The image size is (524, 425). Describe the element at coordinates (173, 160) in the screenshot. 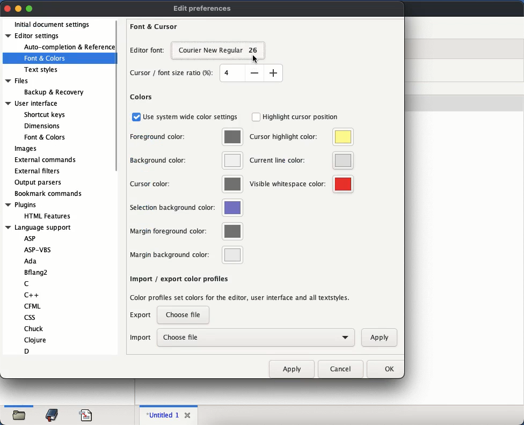

I see `background color` at that location.